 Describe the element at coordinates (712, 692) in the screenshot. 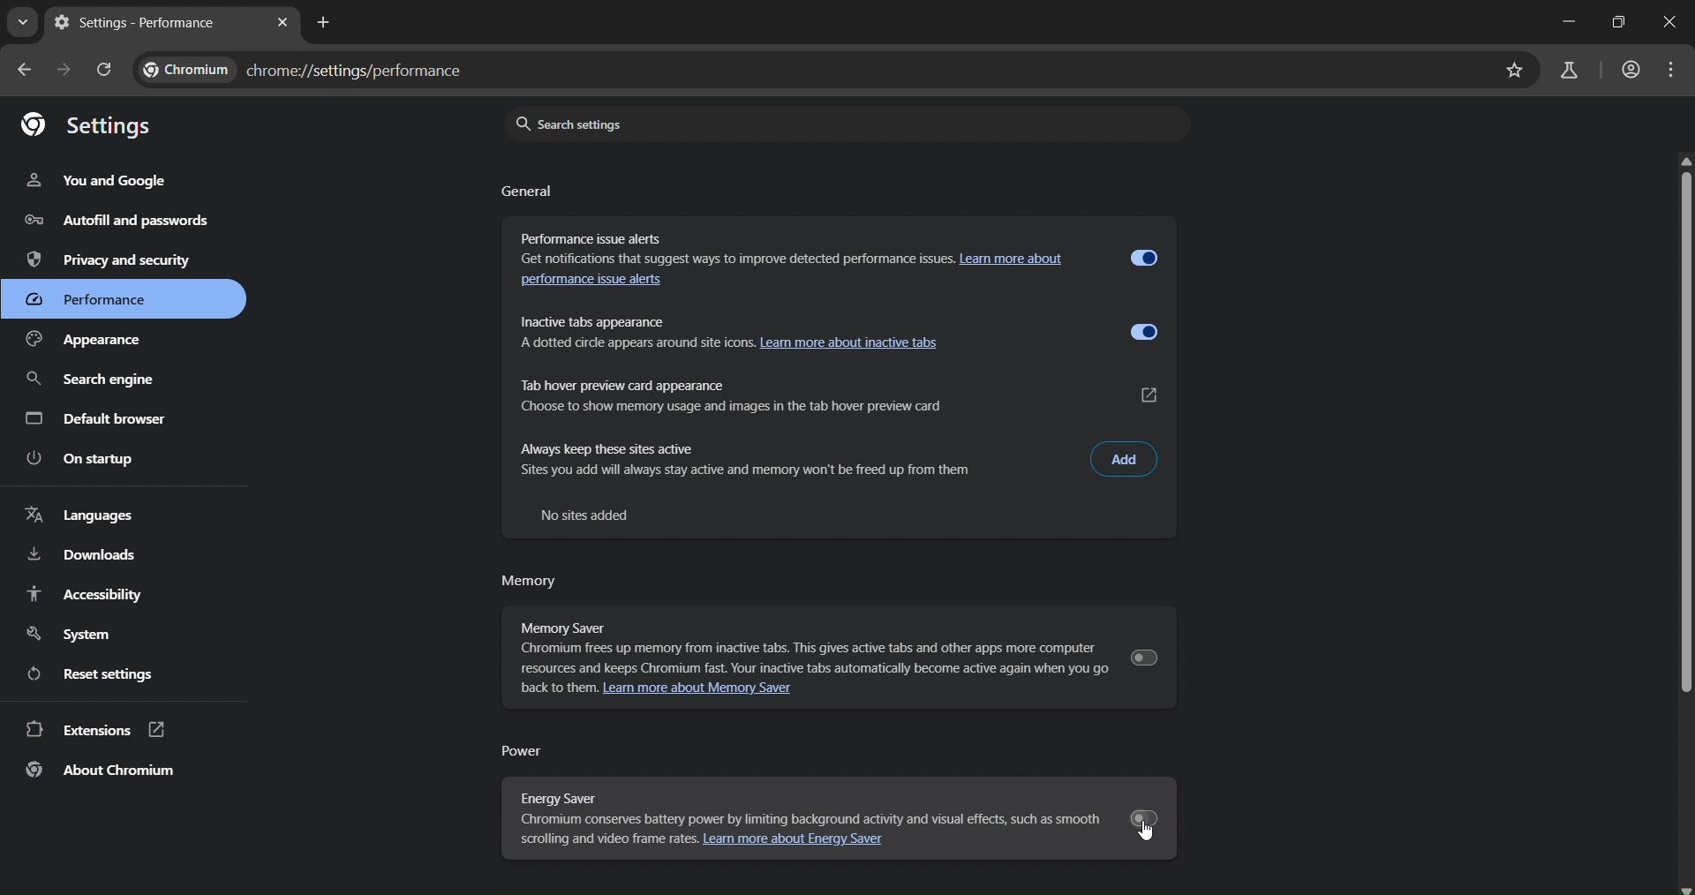

I see `learn more about memory saver` at that location.